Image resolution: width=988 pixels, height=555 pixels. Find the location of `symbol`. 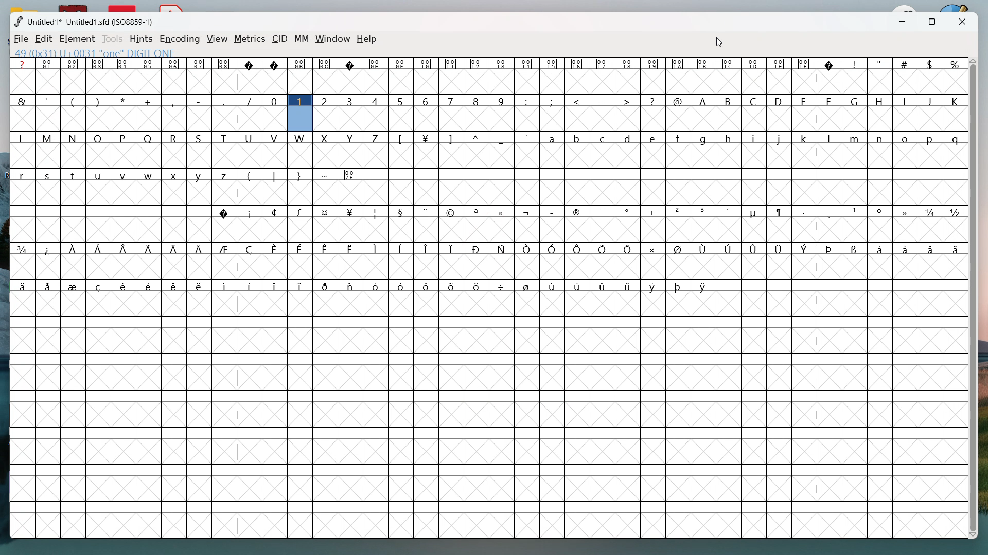

symbol is located at coordinates (199, 63).